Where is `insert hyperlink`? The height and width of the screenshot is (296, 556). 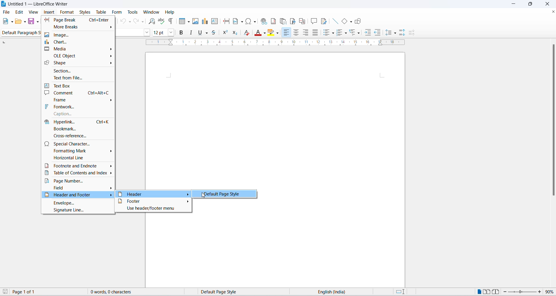
insert hyperlink is located at coordinates (263, 22).